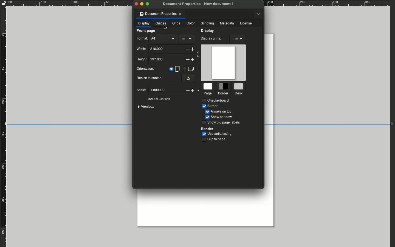  Describe the element at coordinates (145, 31) in the screenshot. I see `Front page` at that location.